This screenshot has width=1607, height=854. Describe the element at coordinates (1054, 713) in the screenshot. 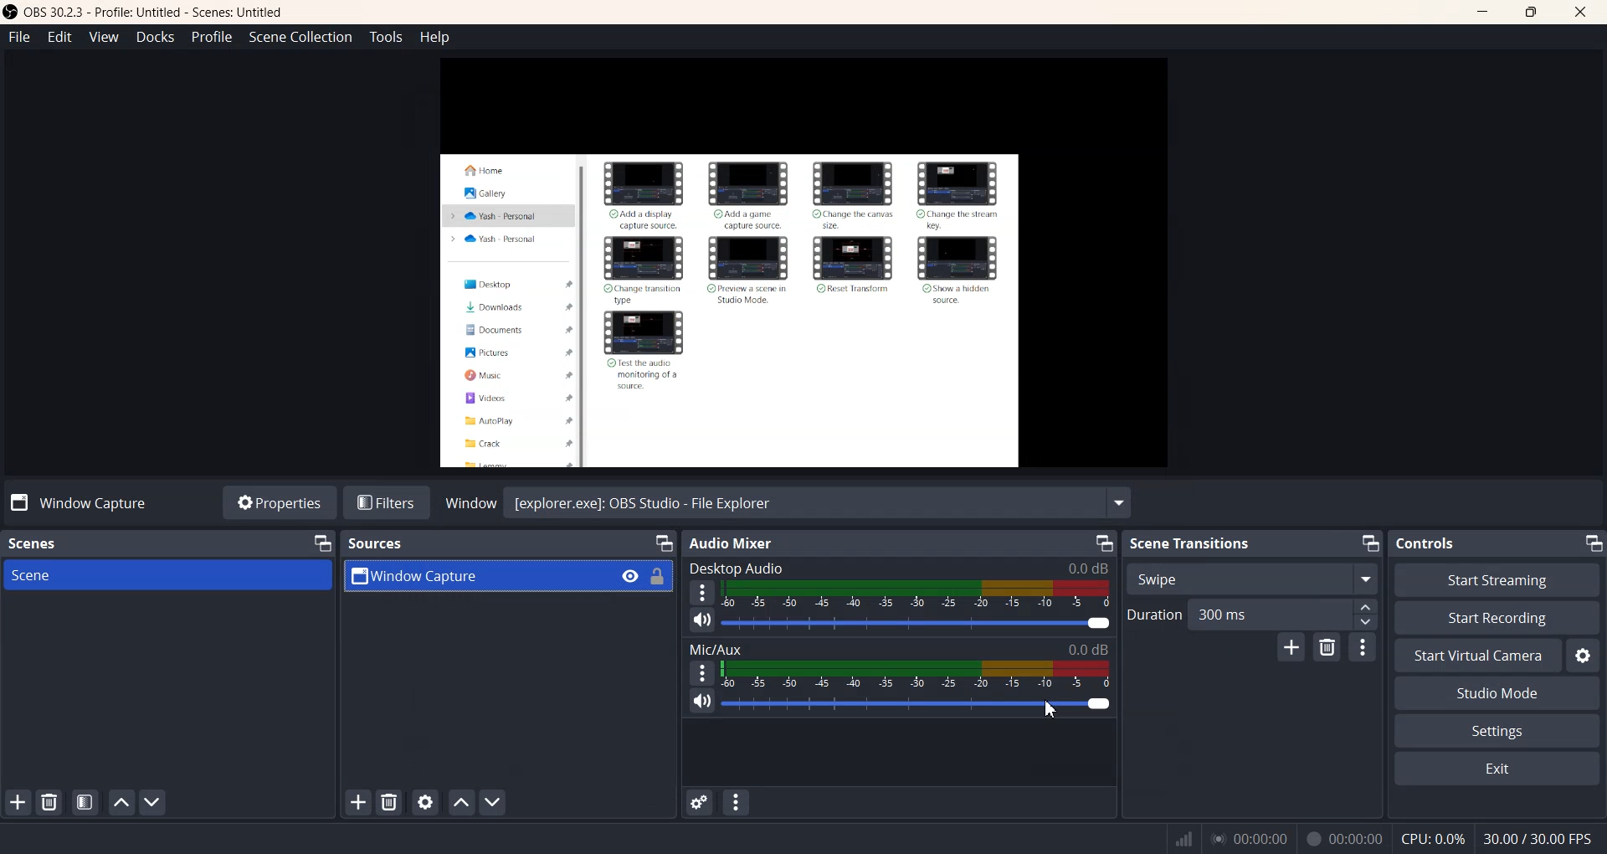

I see `Cursor` at that location.